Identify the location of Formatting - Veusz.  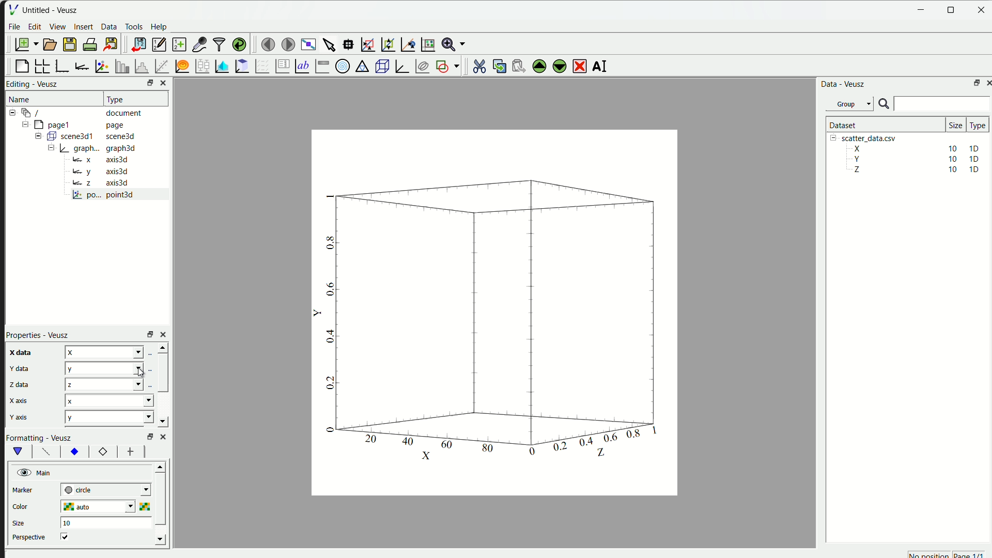
(44, 438).